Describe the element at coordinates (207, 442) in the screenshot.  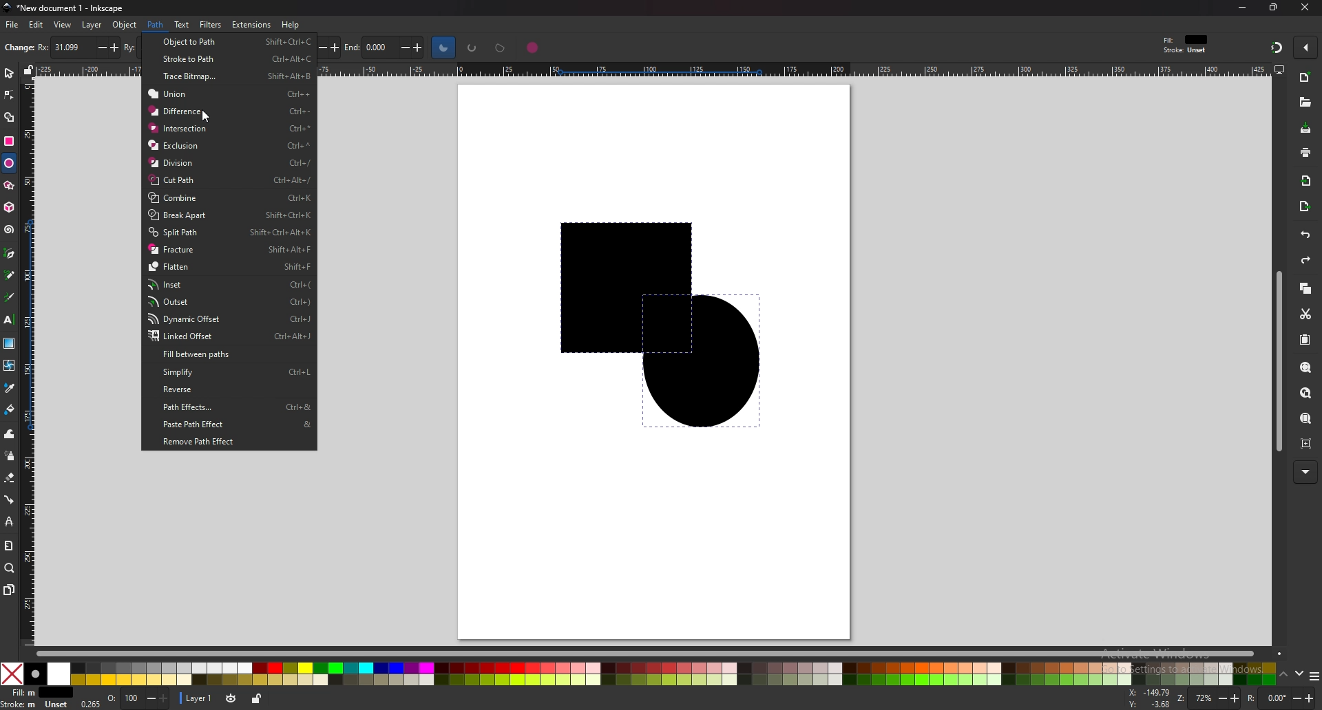
I see `Remove Path Effect` at that location.